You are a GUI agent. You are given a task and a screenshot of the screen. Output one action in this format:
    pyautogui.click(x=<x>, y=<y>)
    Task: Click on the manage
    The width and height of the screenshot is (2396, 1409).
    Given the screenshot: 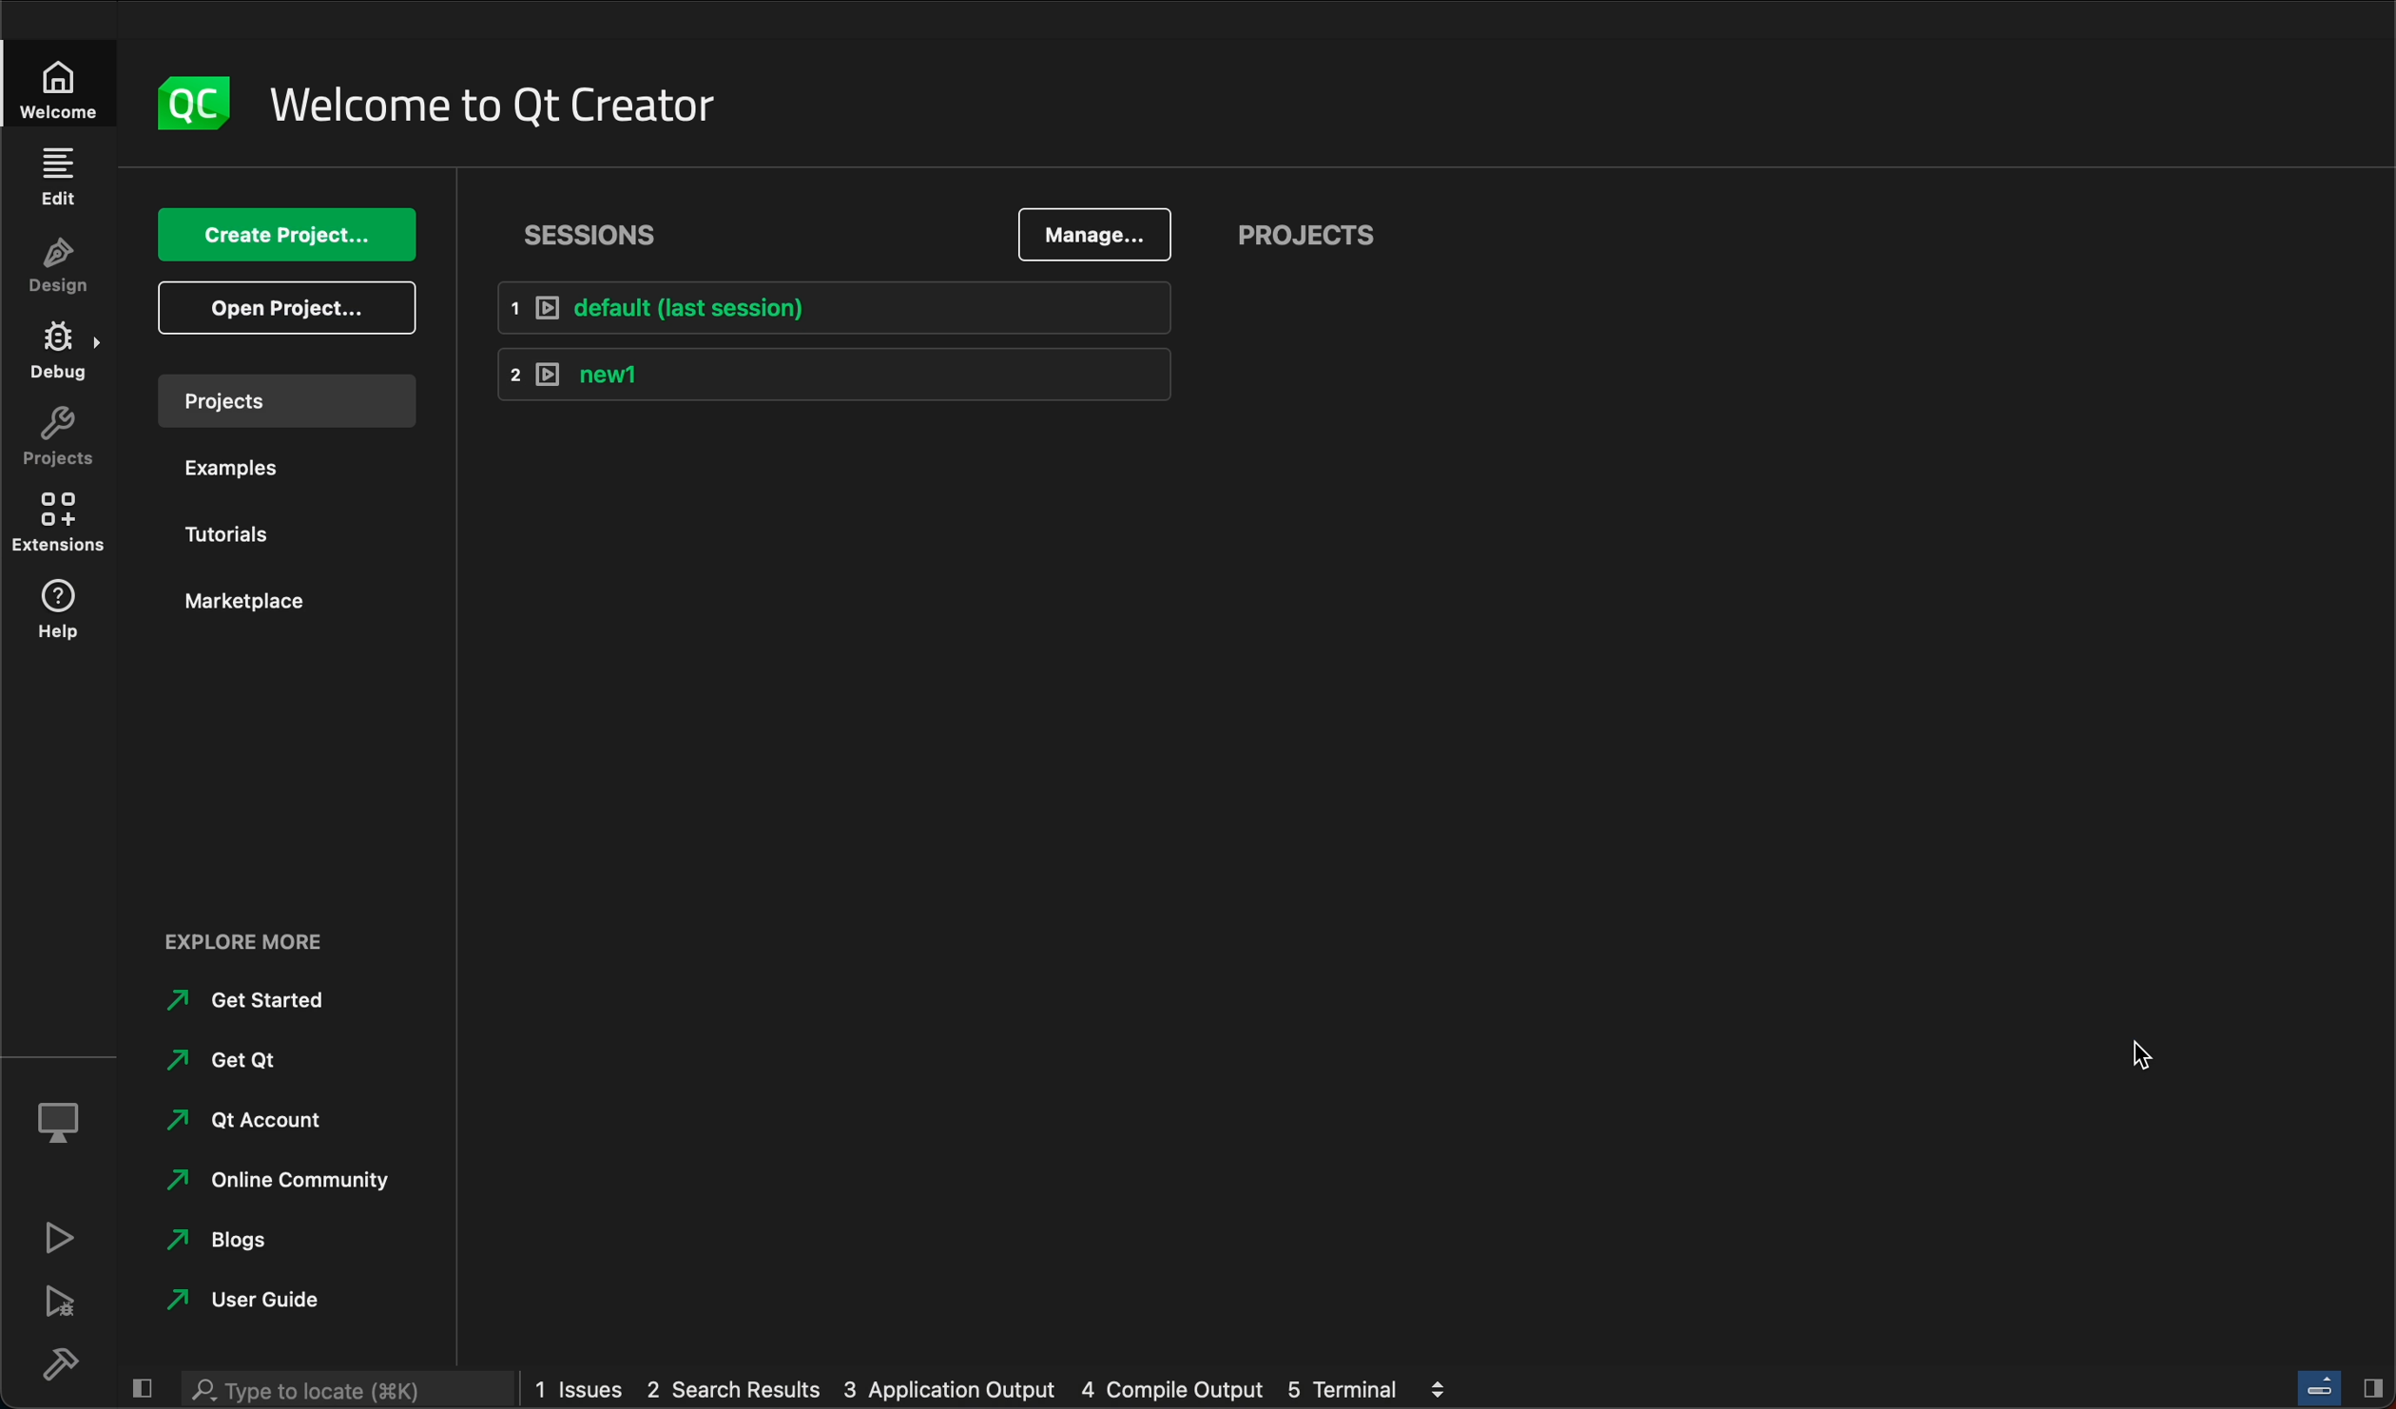 What is the action you would take?
    pyautogui.click(x=1095, y=231)
    